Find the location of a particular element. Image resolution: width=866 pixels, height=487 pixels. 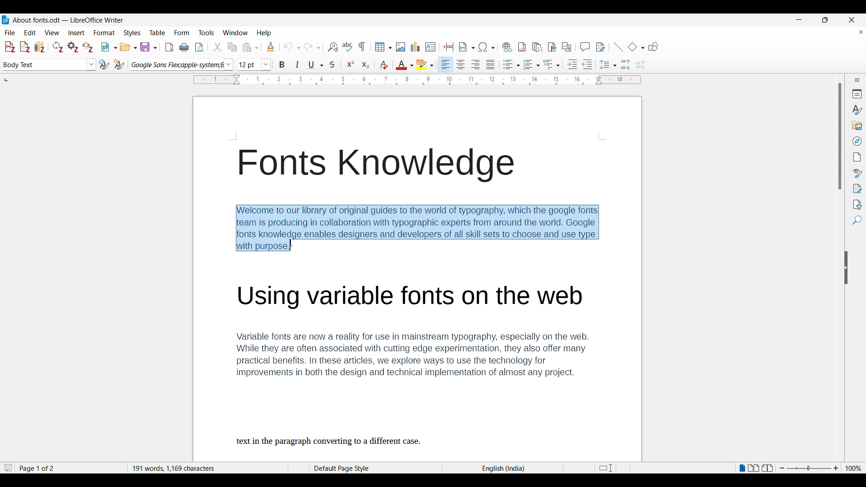

Insert hyperlink is located at coordinates (507, 47).